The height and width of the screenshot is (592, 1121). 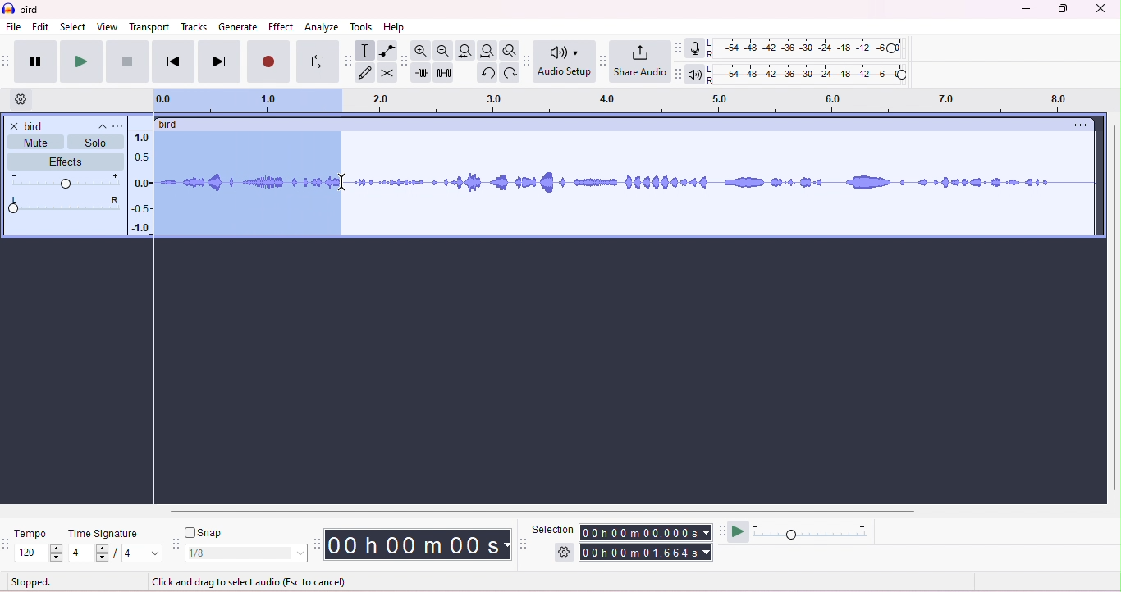 What do you see at coordinates (268, 582) in the screenshot?
I see `click and drag to select audio (snapping) (Esc to cancel)` at bounding box center [268, 582].